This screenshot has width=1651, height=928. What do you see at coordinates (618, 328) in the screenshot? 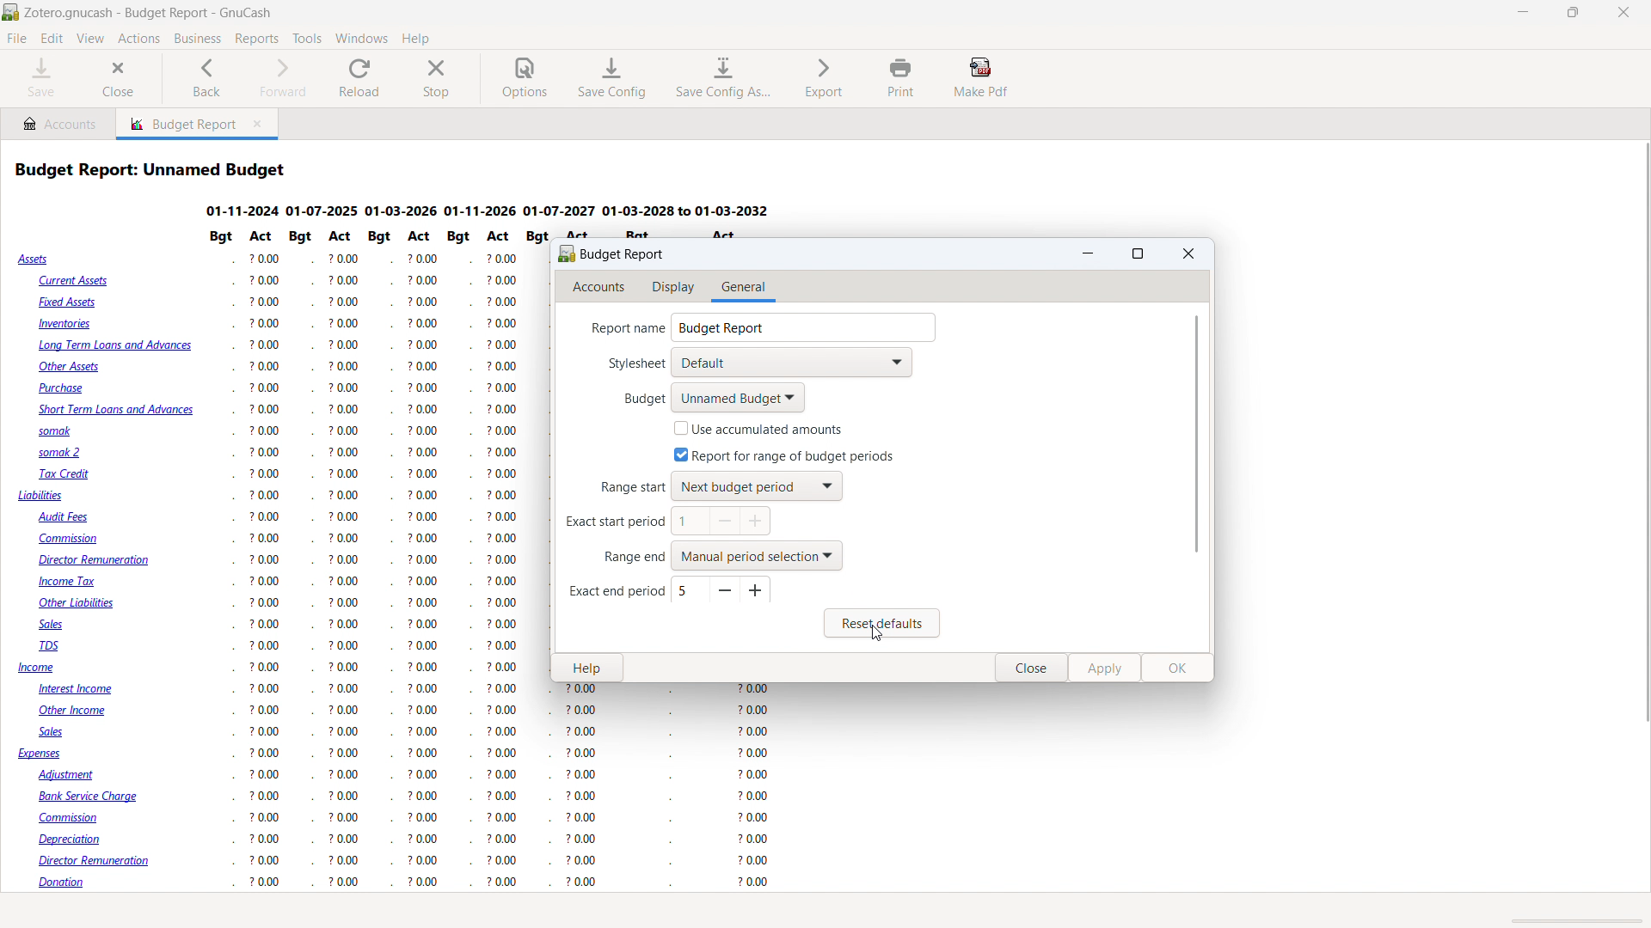
I see `Report name` at bounding box center [618, 328].